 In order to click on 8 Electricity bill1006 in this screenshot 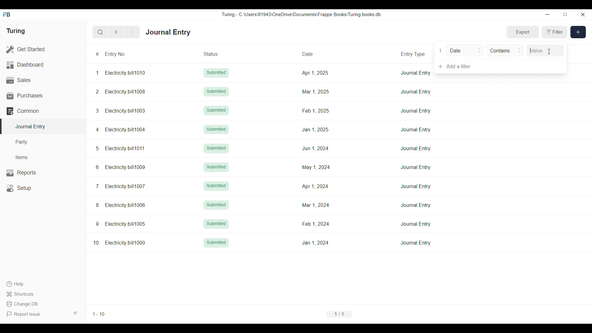, I will do `click(121, 205)`.